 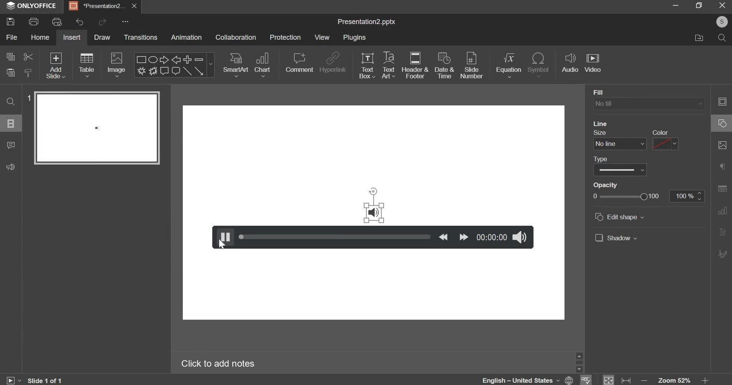 I want to click on hyperlink, so click(x=334, y=61).